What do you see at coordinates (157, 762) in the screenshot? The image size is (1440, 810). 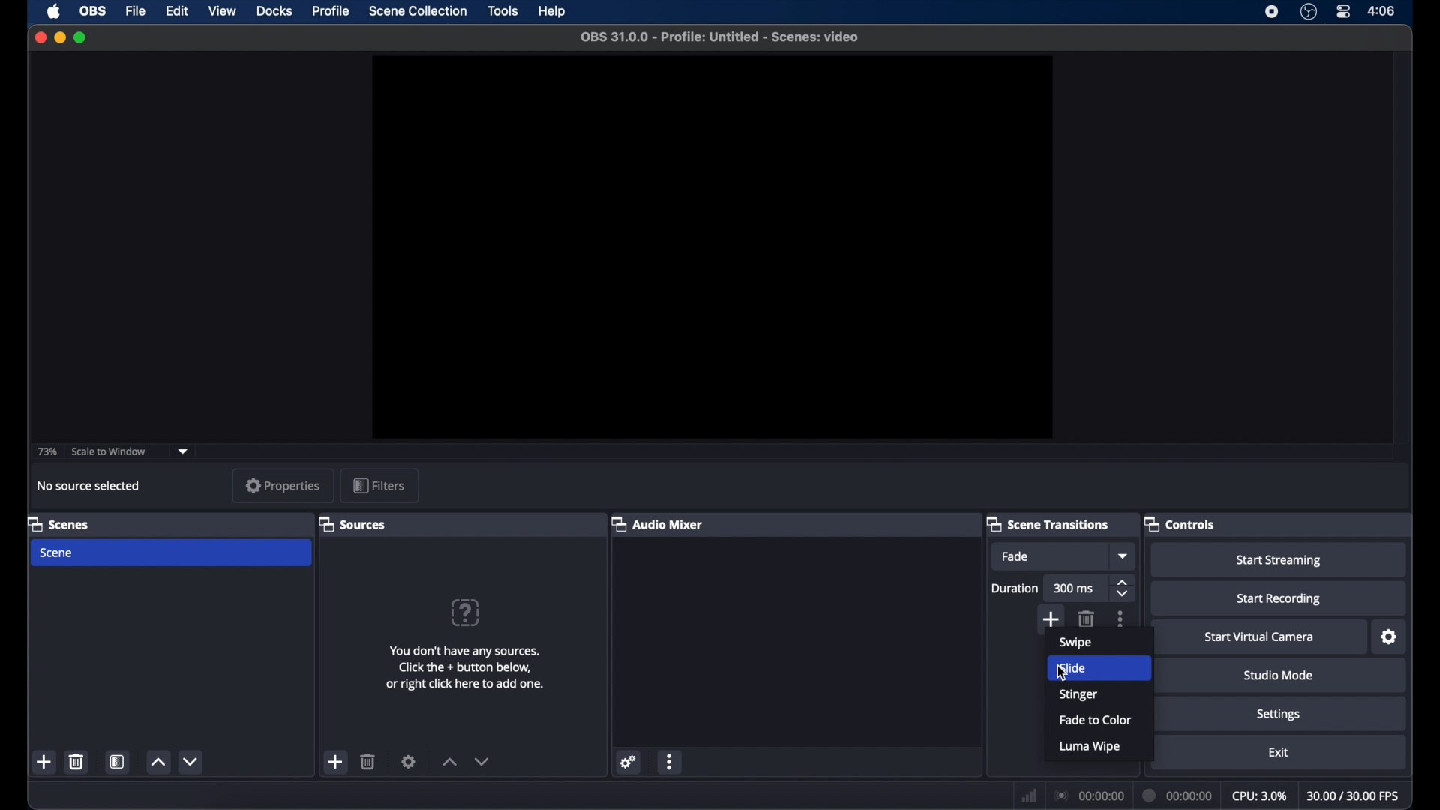 I see `increment` at bounding box center [157, 762].